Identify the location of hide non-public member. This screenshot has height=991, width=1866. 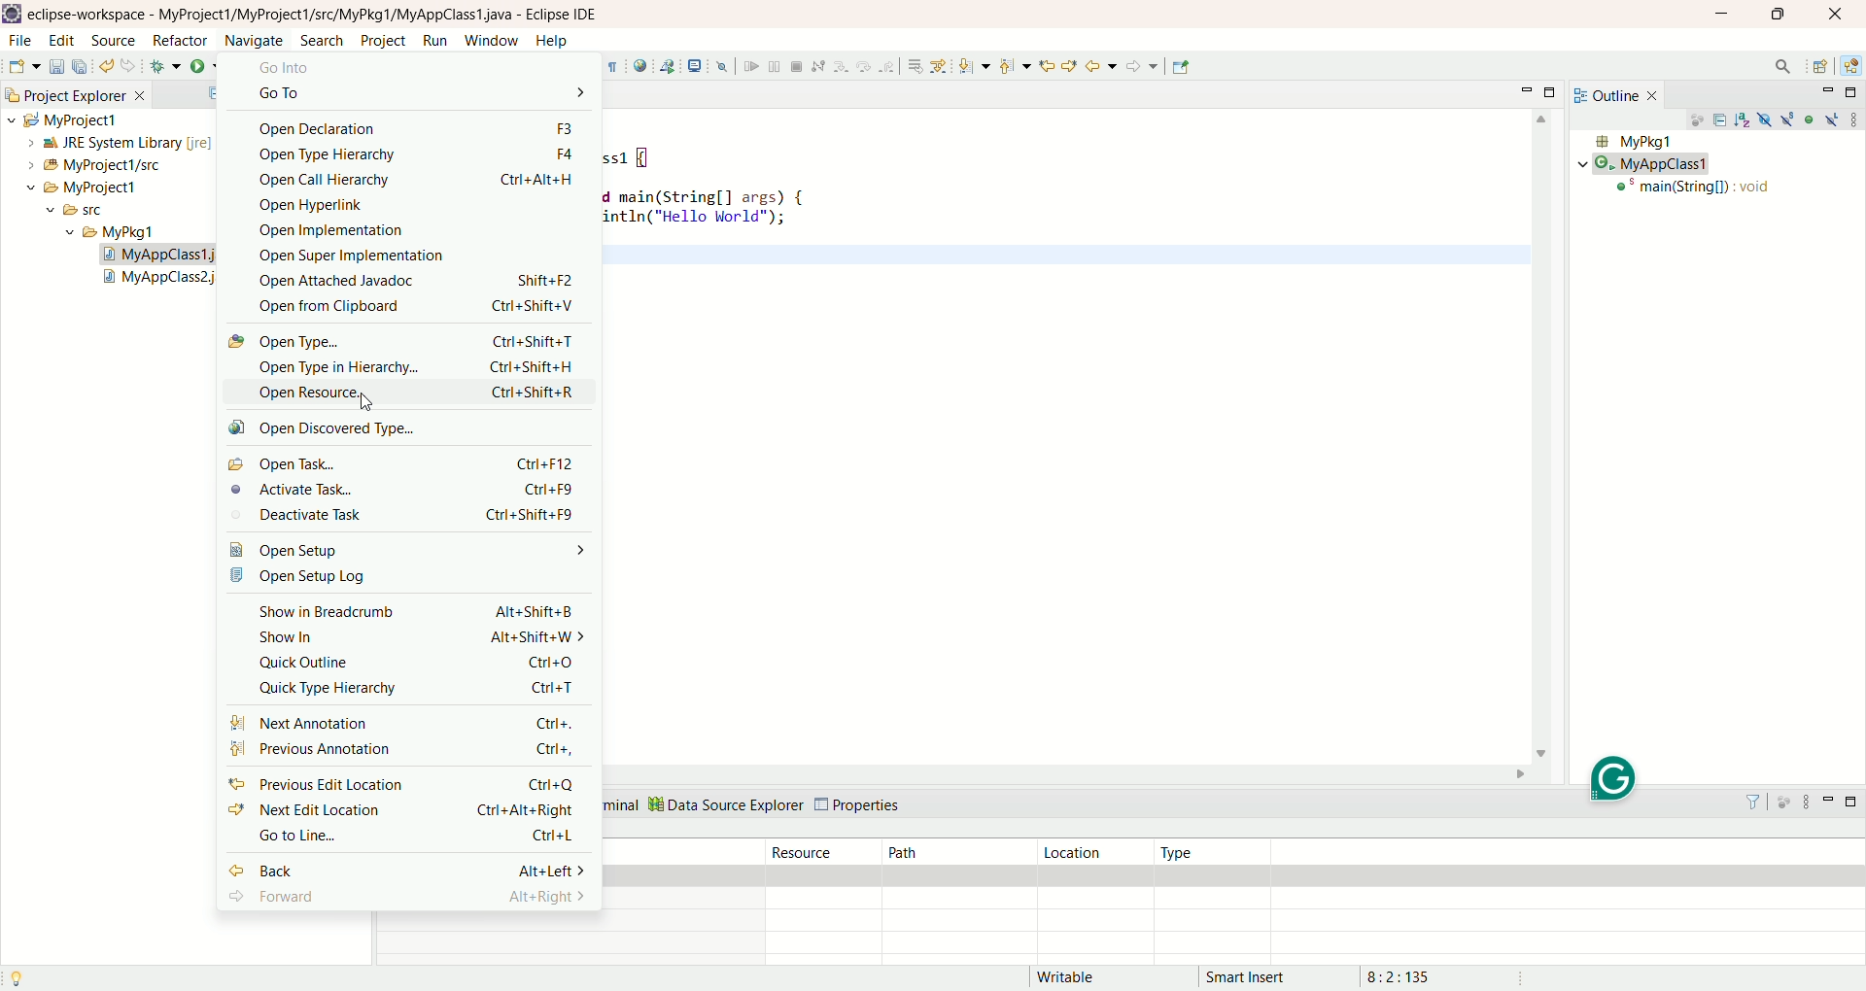
(1811, 119).